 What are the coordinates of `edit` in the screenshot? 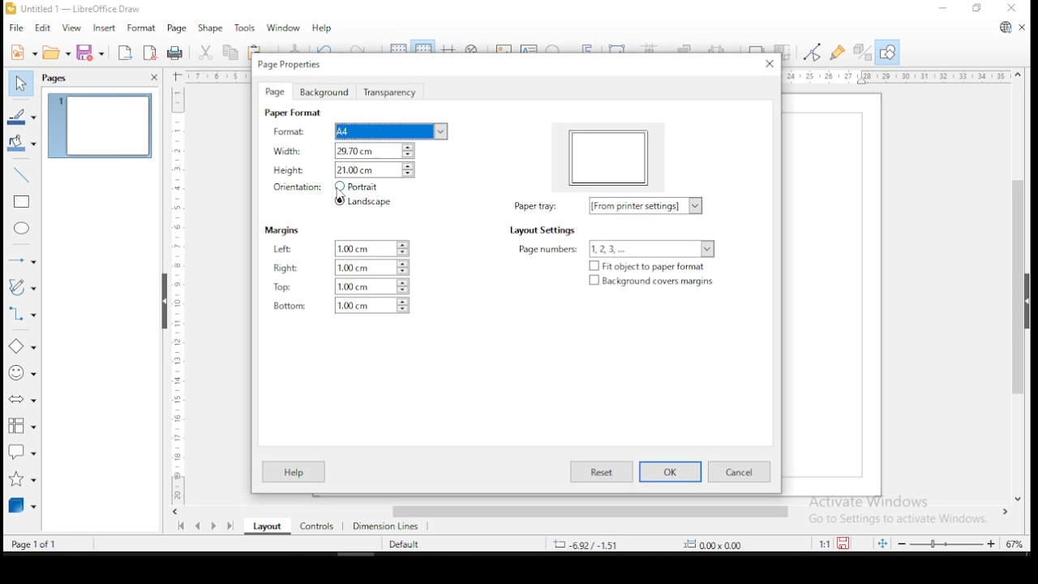 It's located at (45, 28).